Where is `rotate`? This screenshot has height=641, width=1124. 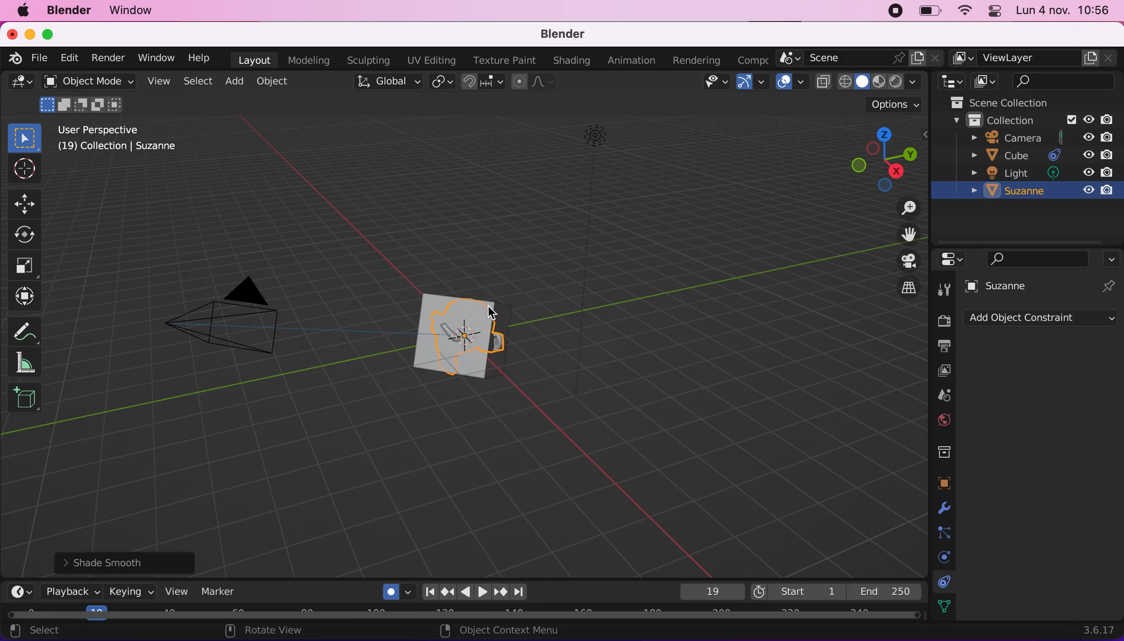 rotate is located at coordinates (27, 235).